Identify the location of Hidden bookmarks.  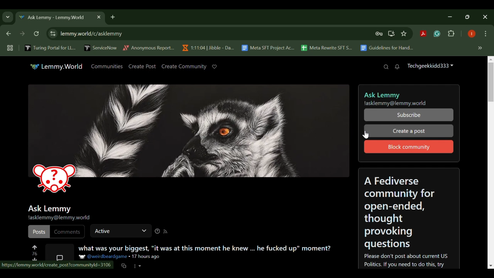
(481, 48).